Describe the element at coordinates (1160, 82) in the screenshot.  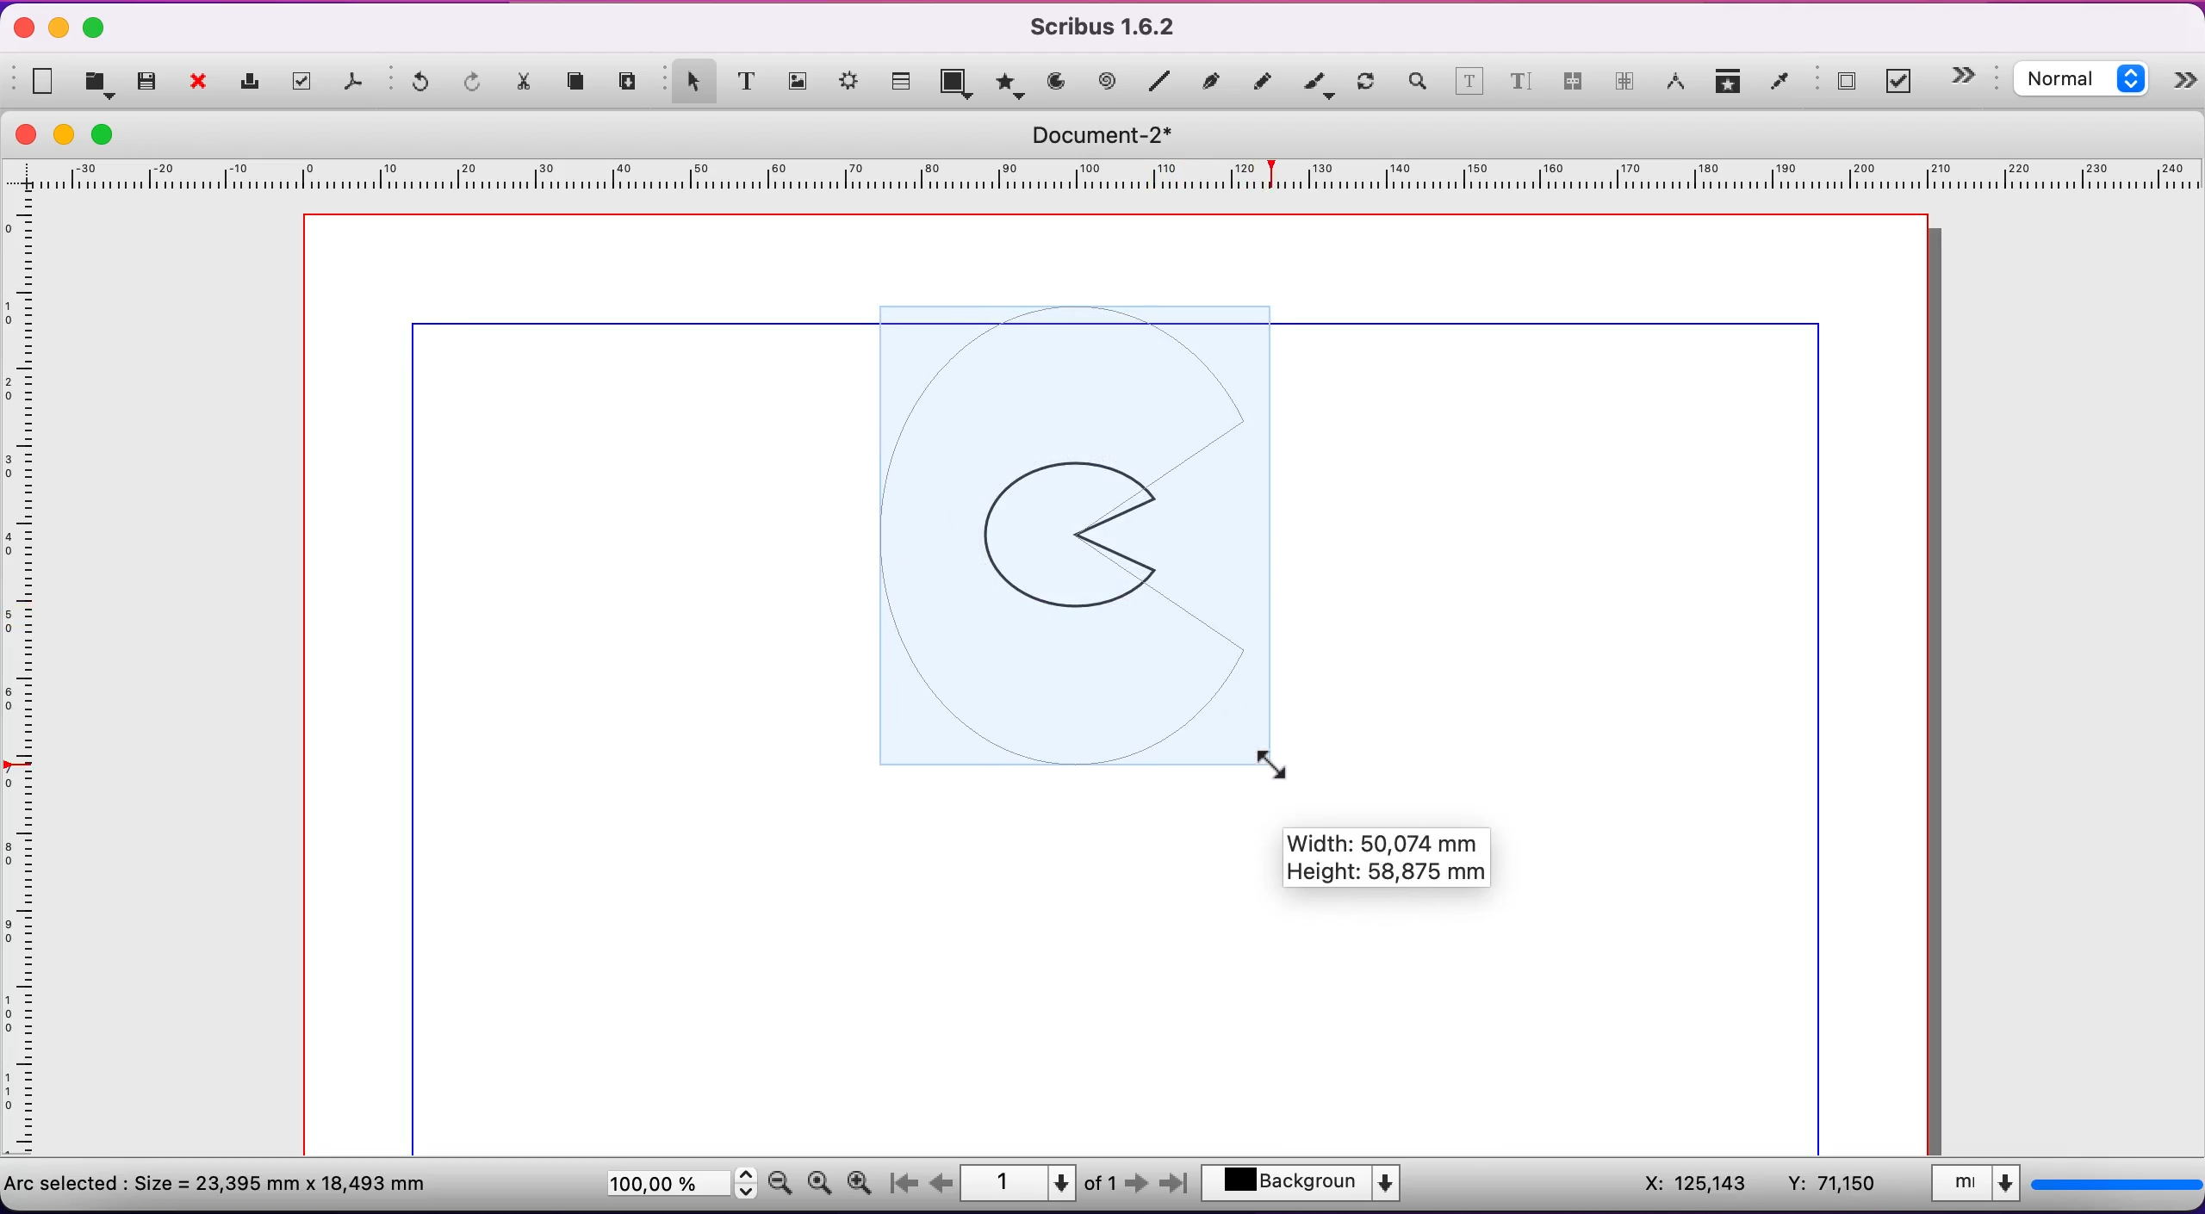
I see `line` at that location.